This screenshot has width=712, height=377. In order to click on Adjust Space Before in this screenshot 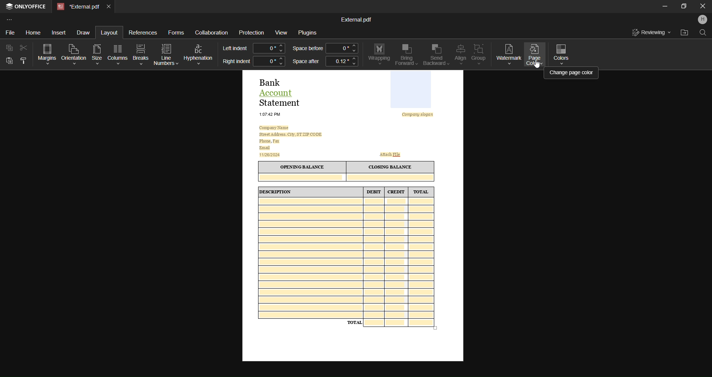, I will do `click(341, 48)`.